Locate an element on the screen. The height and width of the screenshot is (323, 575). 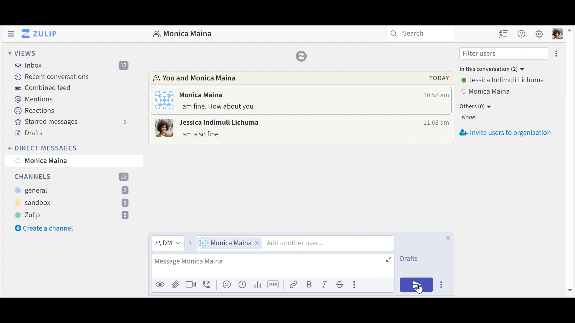
None is located at coordinates (474, 117).